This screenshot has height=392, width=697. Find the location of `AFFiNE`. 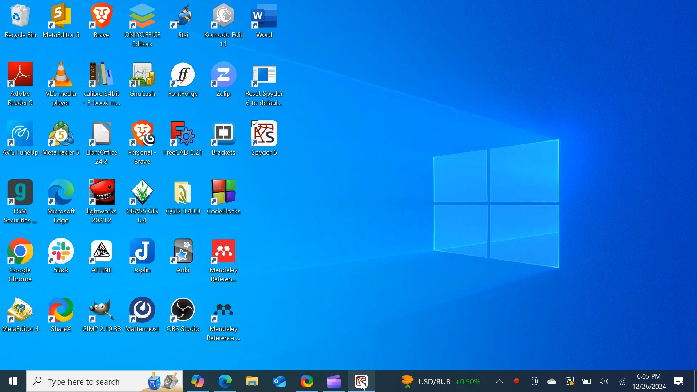

AFFiNE is located at coordinates (101, 261).